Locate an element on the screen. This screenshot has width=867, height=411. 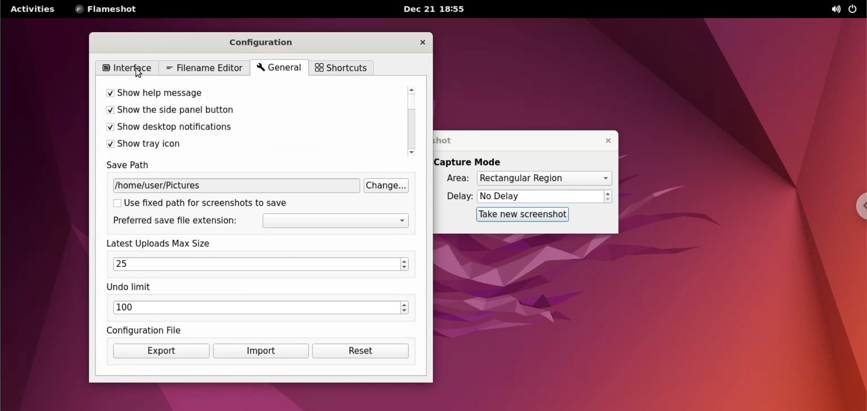
scroll bar is located at coordinates (410, 120).